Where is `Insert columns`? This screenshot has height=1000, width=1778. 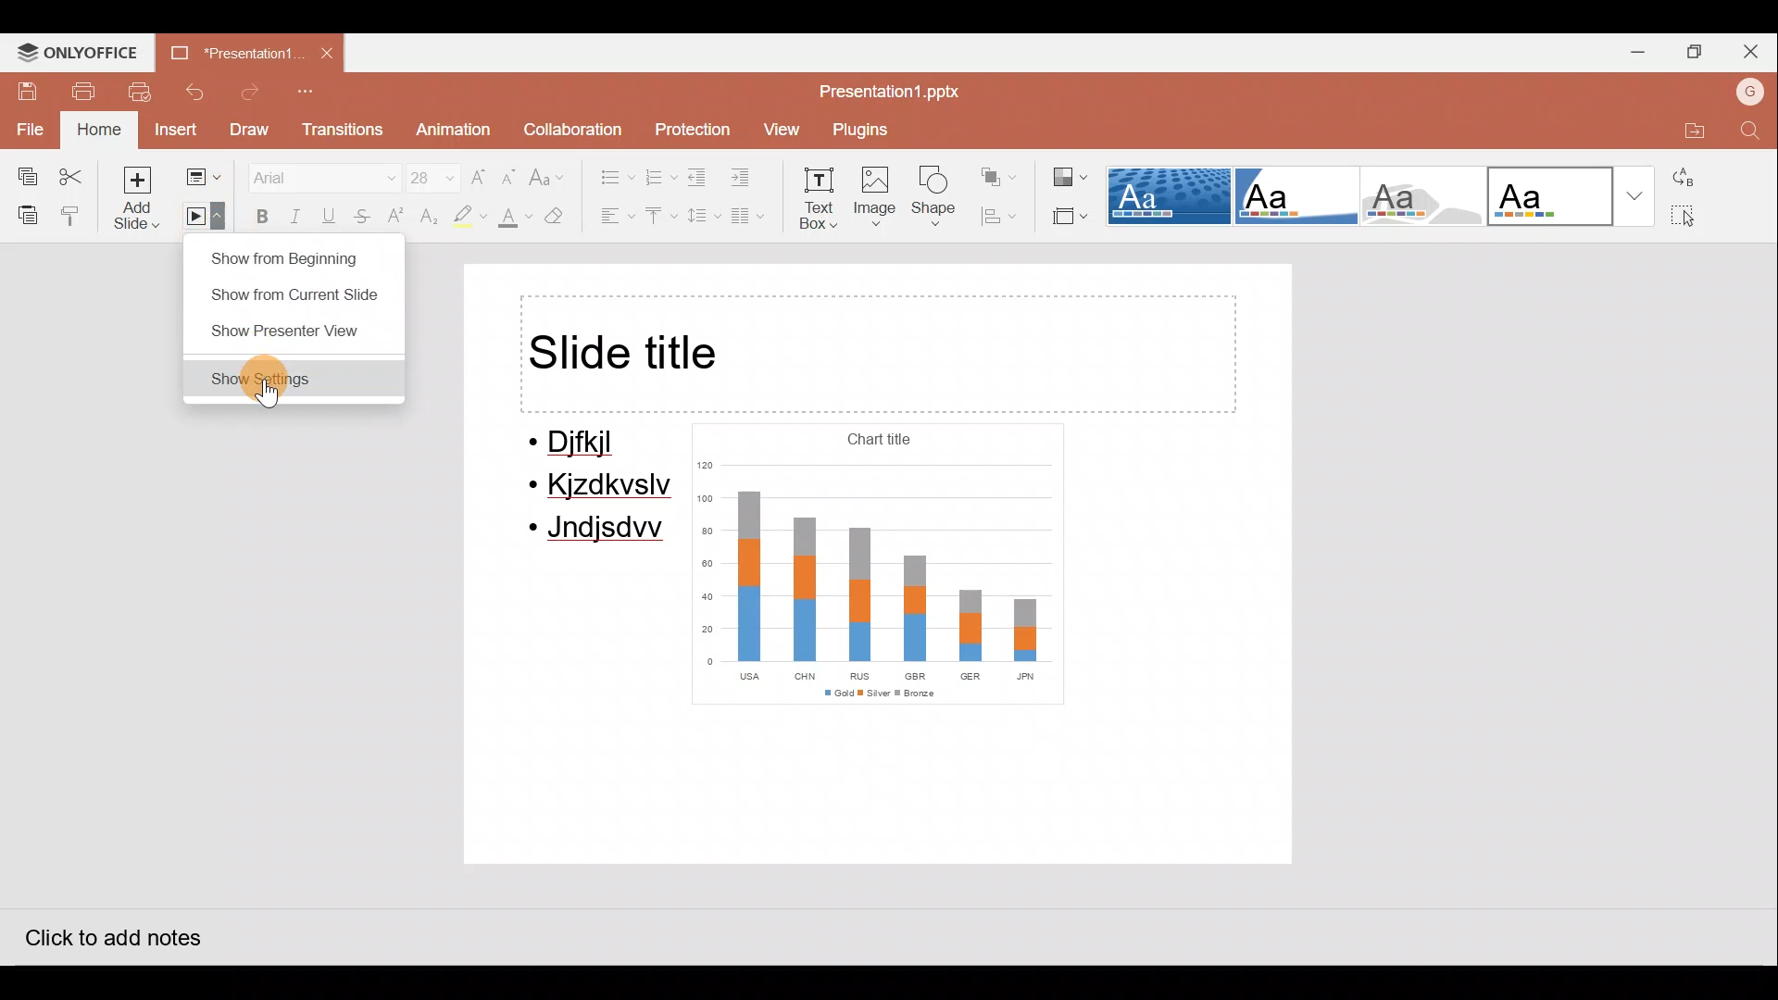
Insert columns is located at coordinates (749, 214).